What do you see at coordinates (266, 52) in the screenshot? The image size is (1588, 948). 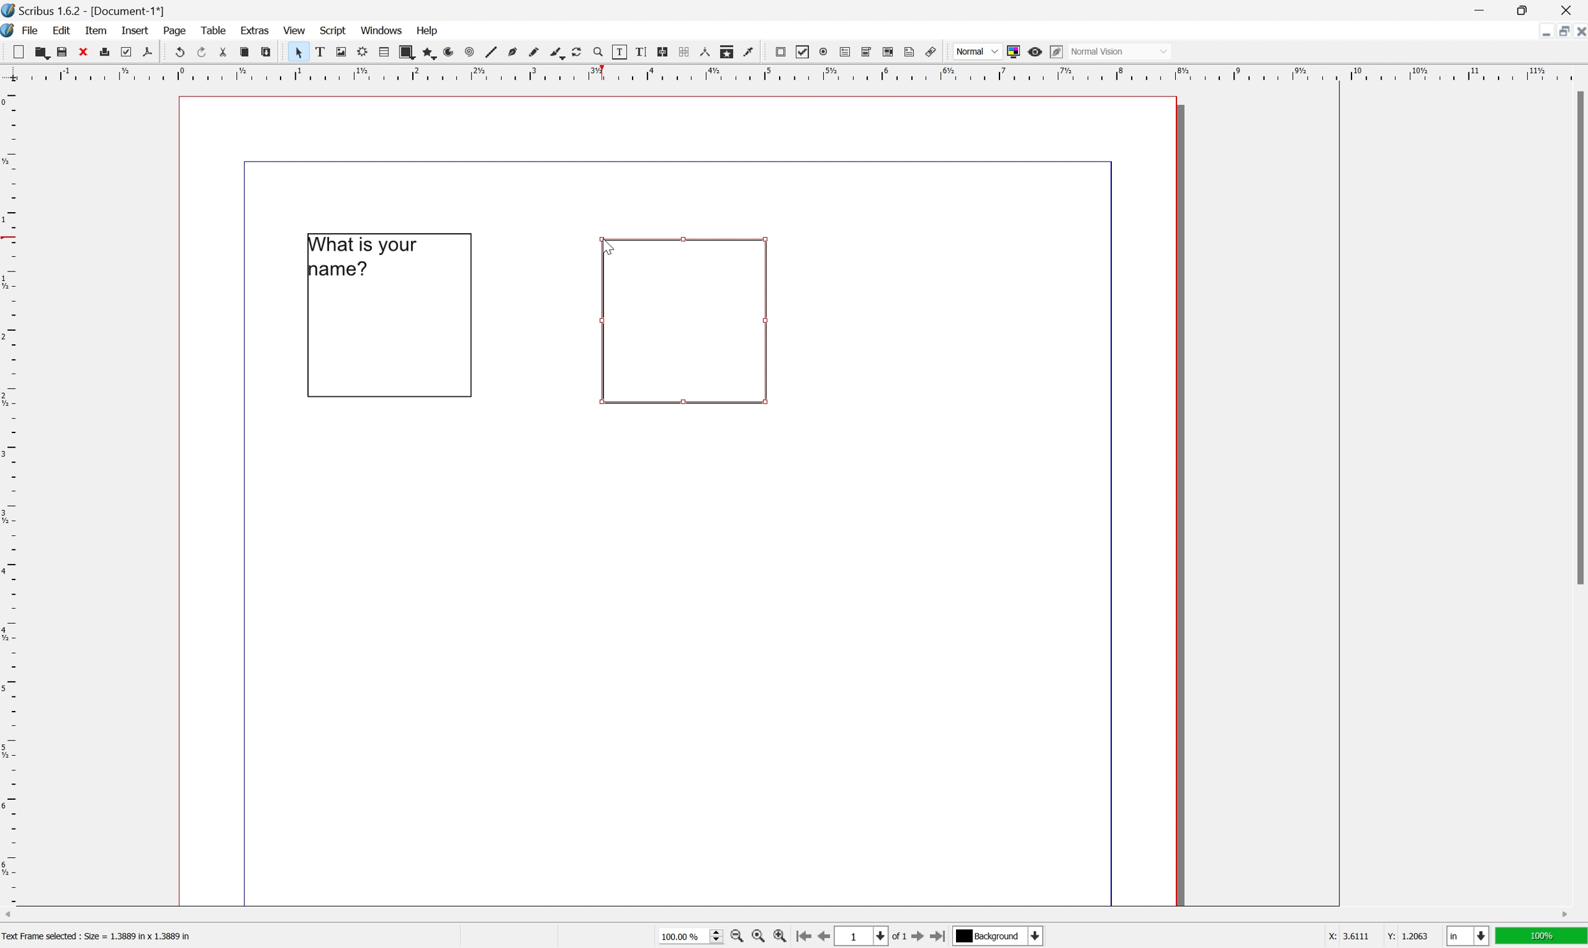 I see `paste` at bounding box center [266, 52].